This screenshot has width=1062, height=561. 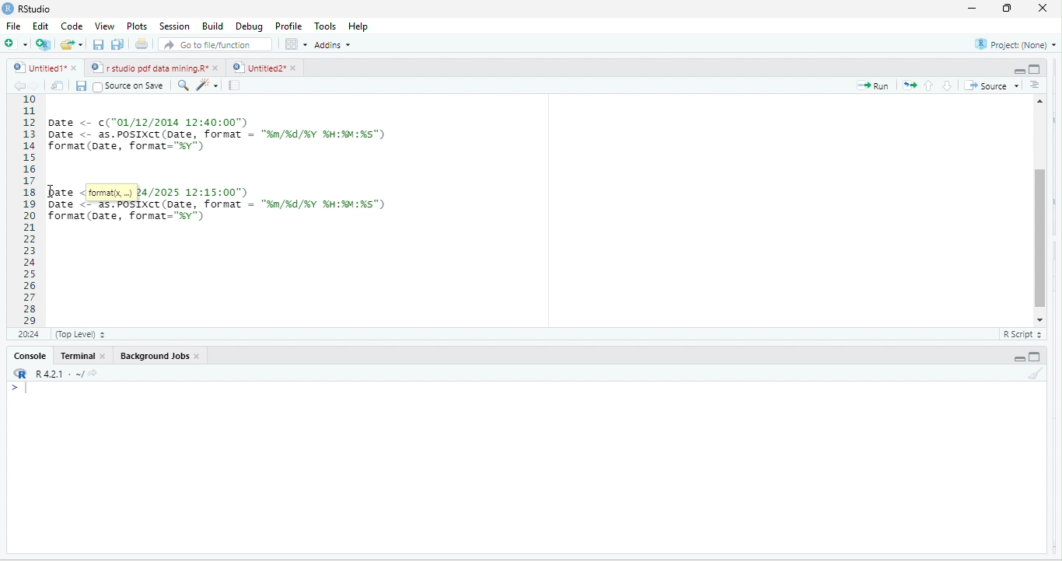 I want to click on hide console, so click(x=1037, y=356).